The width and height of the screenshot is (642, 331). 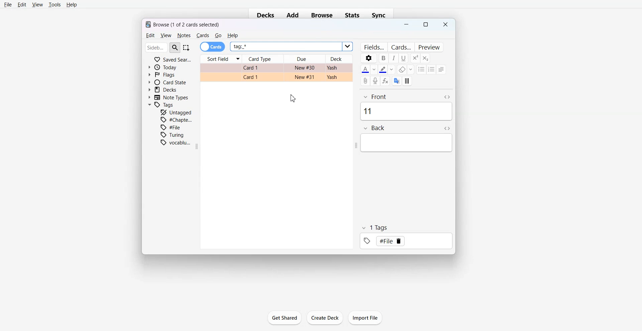 What do you see at coordinates (356, 146) in the screenshot?
I see `Drag Handle` at bounding box center [356, 146].